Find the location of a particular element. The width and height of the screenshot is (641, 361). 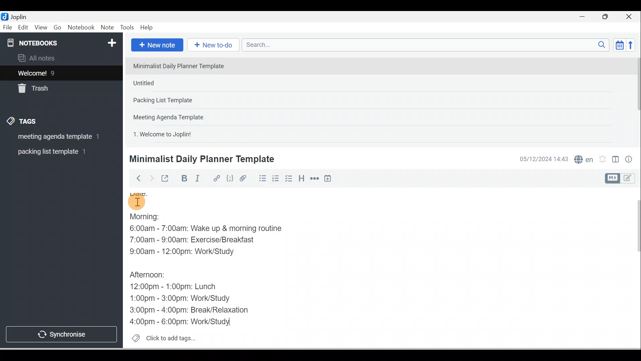

Attach file is located at coordinates (245, 178).